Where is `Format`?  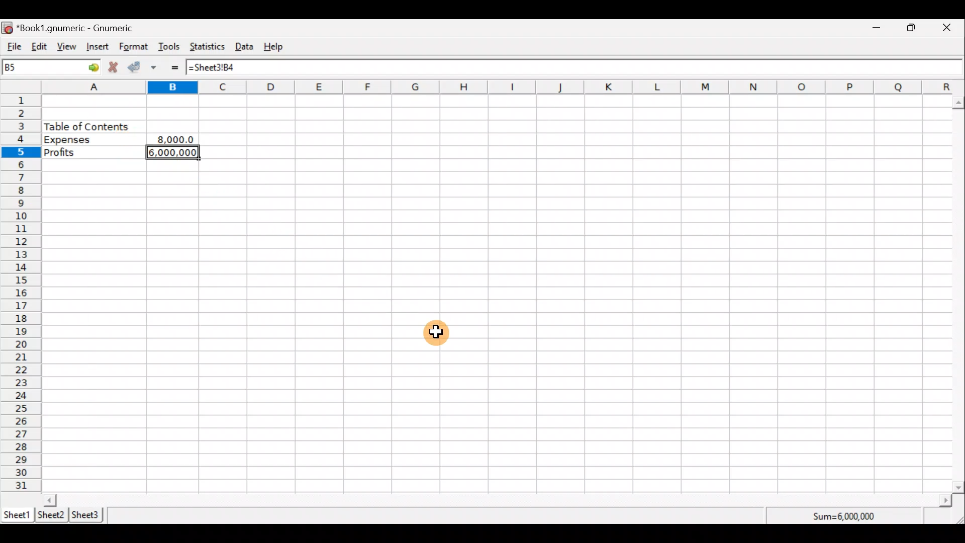
Format is located at coordinates (134, 47).